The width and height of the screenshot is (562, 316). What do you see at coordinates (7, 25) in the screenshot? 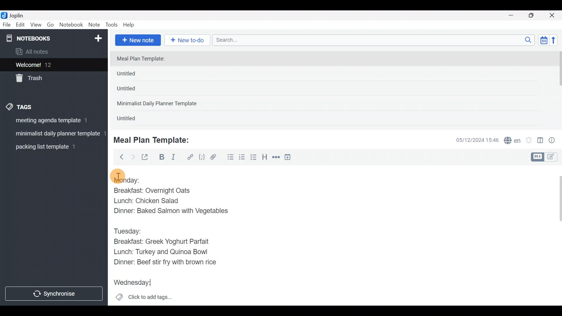
I see `File` at bounding box center [7, 25].